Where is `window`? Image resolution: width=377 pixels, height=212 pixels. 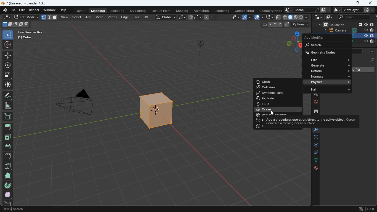
window is located at coordinates (50, 9).